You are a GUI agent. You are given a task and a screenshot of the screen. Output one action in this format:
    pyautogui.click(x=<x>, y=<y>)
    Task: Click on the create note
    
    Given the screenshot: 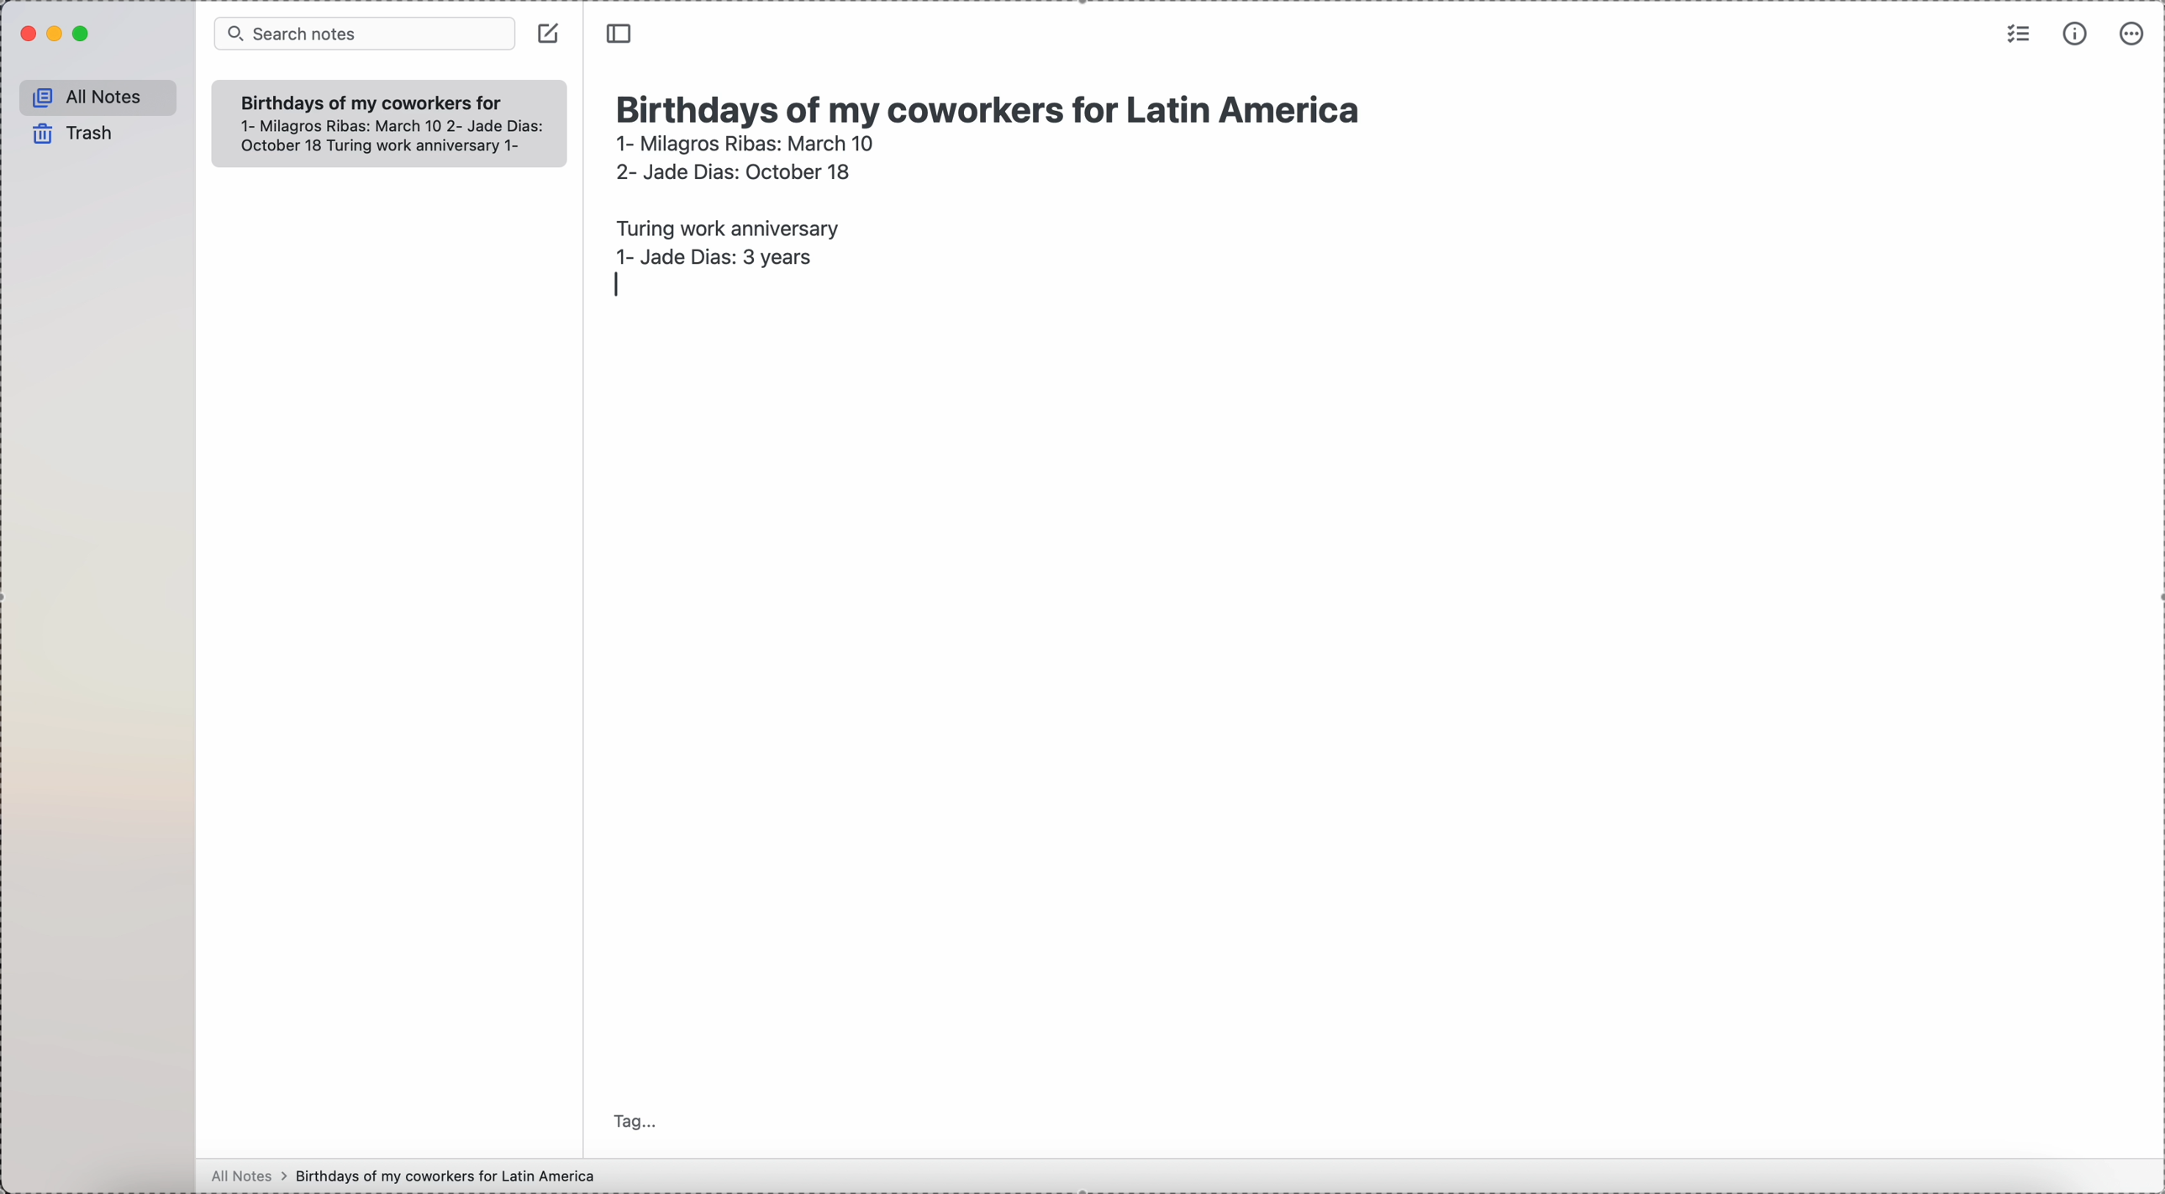 What is the action you would take?
    pyautogui.click(x=548, y=33)
    